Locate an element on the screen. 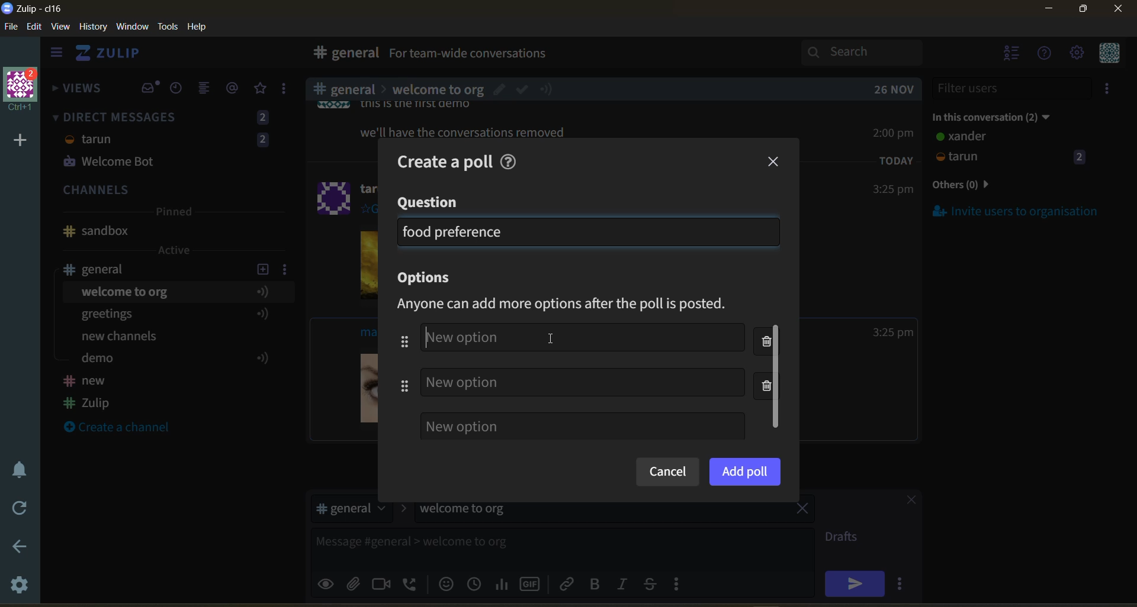 The image size is (1137, 607). new option is located at coordinates (583, 382).